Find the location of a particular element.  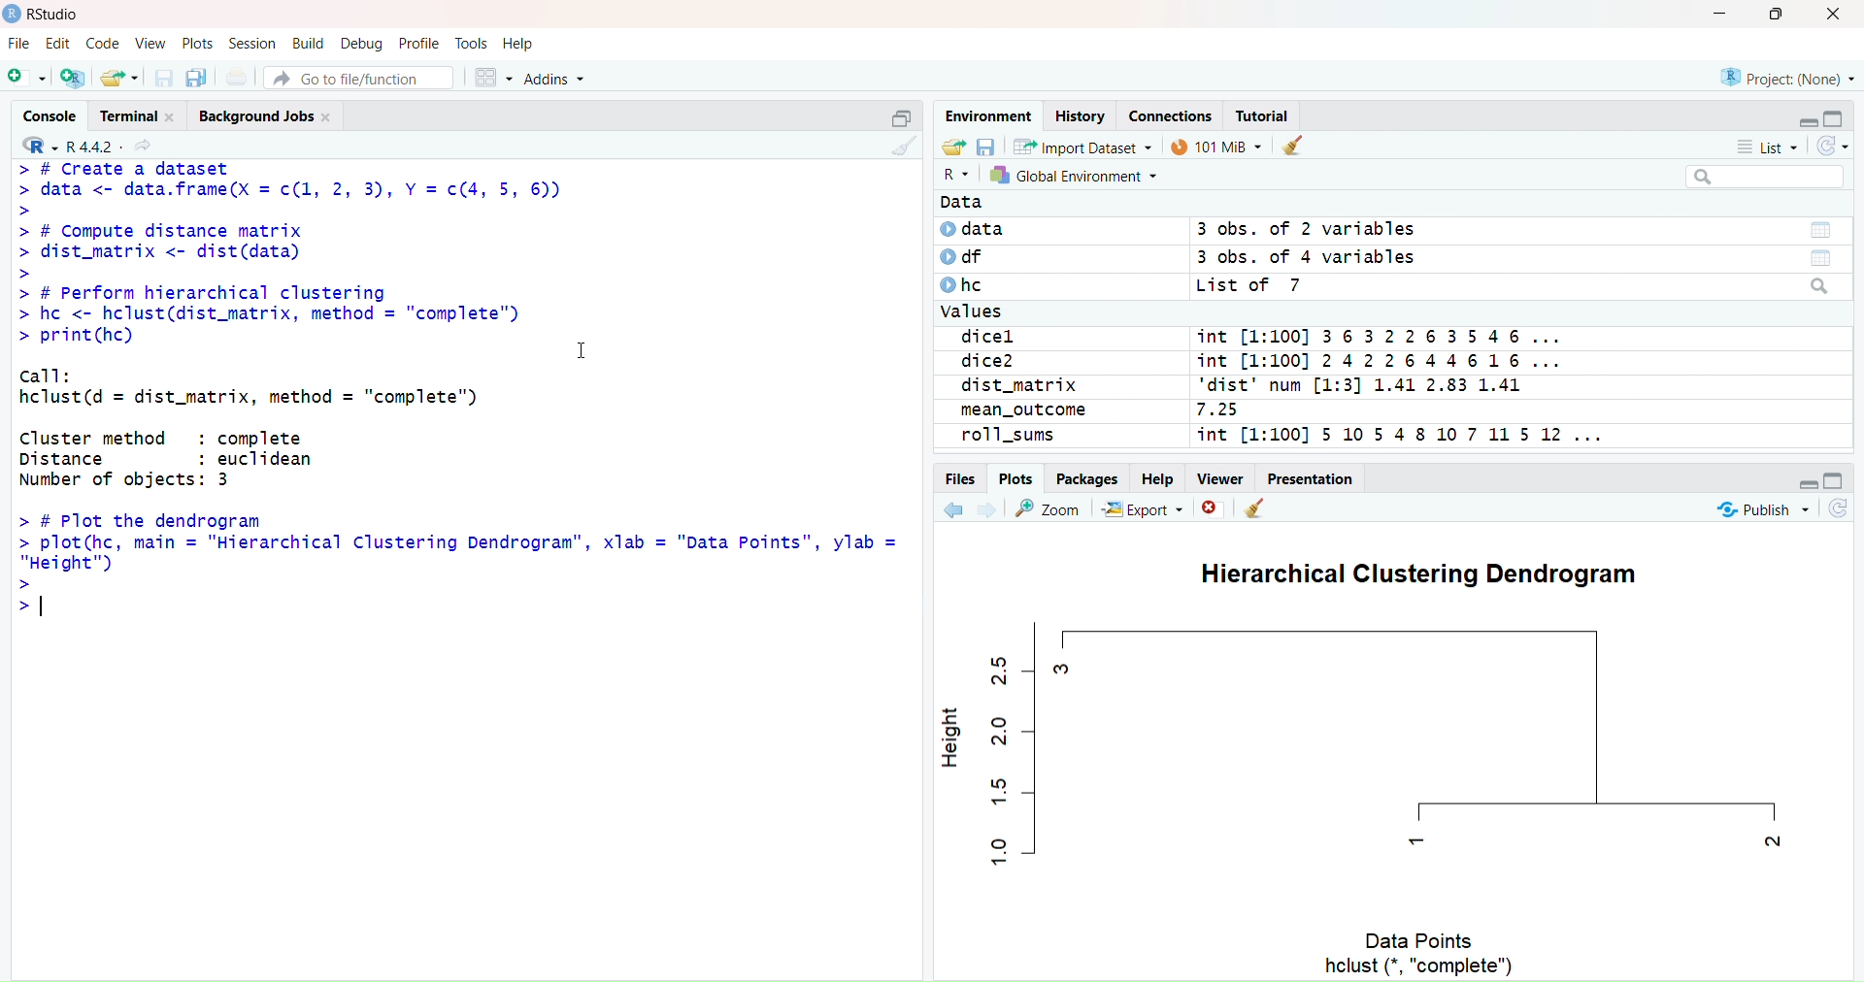

RStudio is located at coordinates (48, 16).